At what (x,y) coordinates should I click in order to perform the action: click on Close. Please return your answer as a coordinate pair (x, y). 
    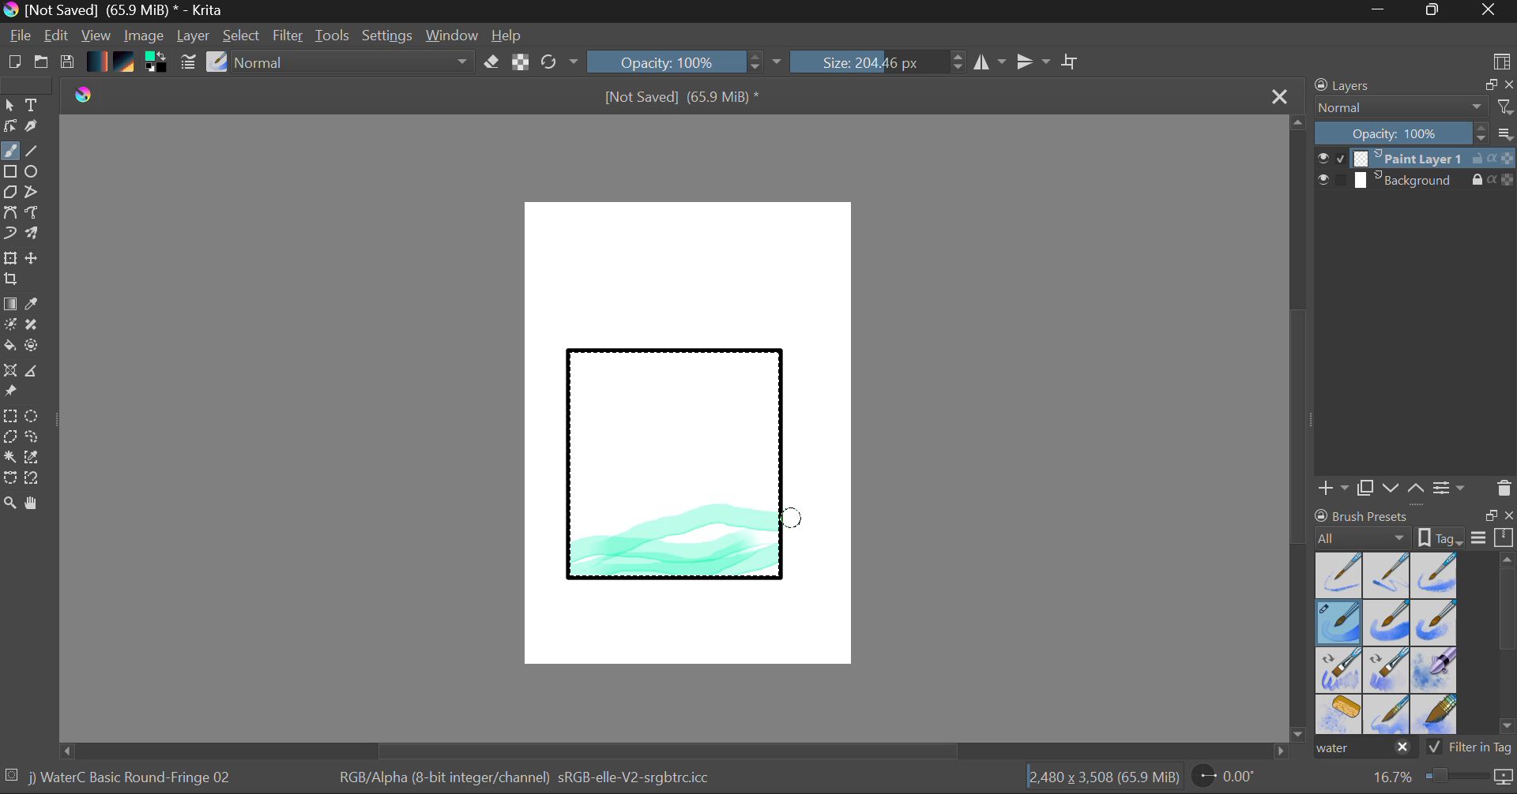
    Looking at the image, I should click on (1282, 96).